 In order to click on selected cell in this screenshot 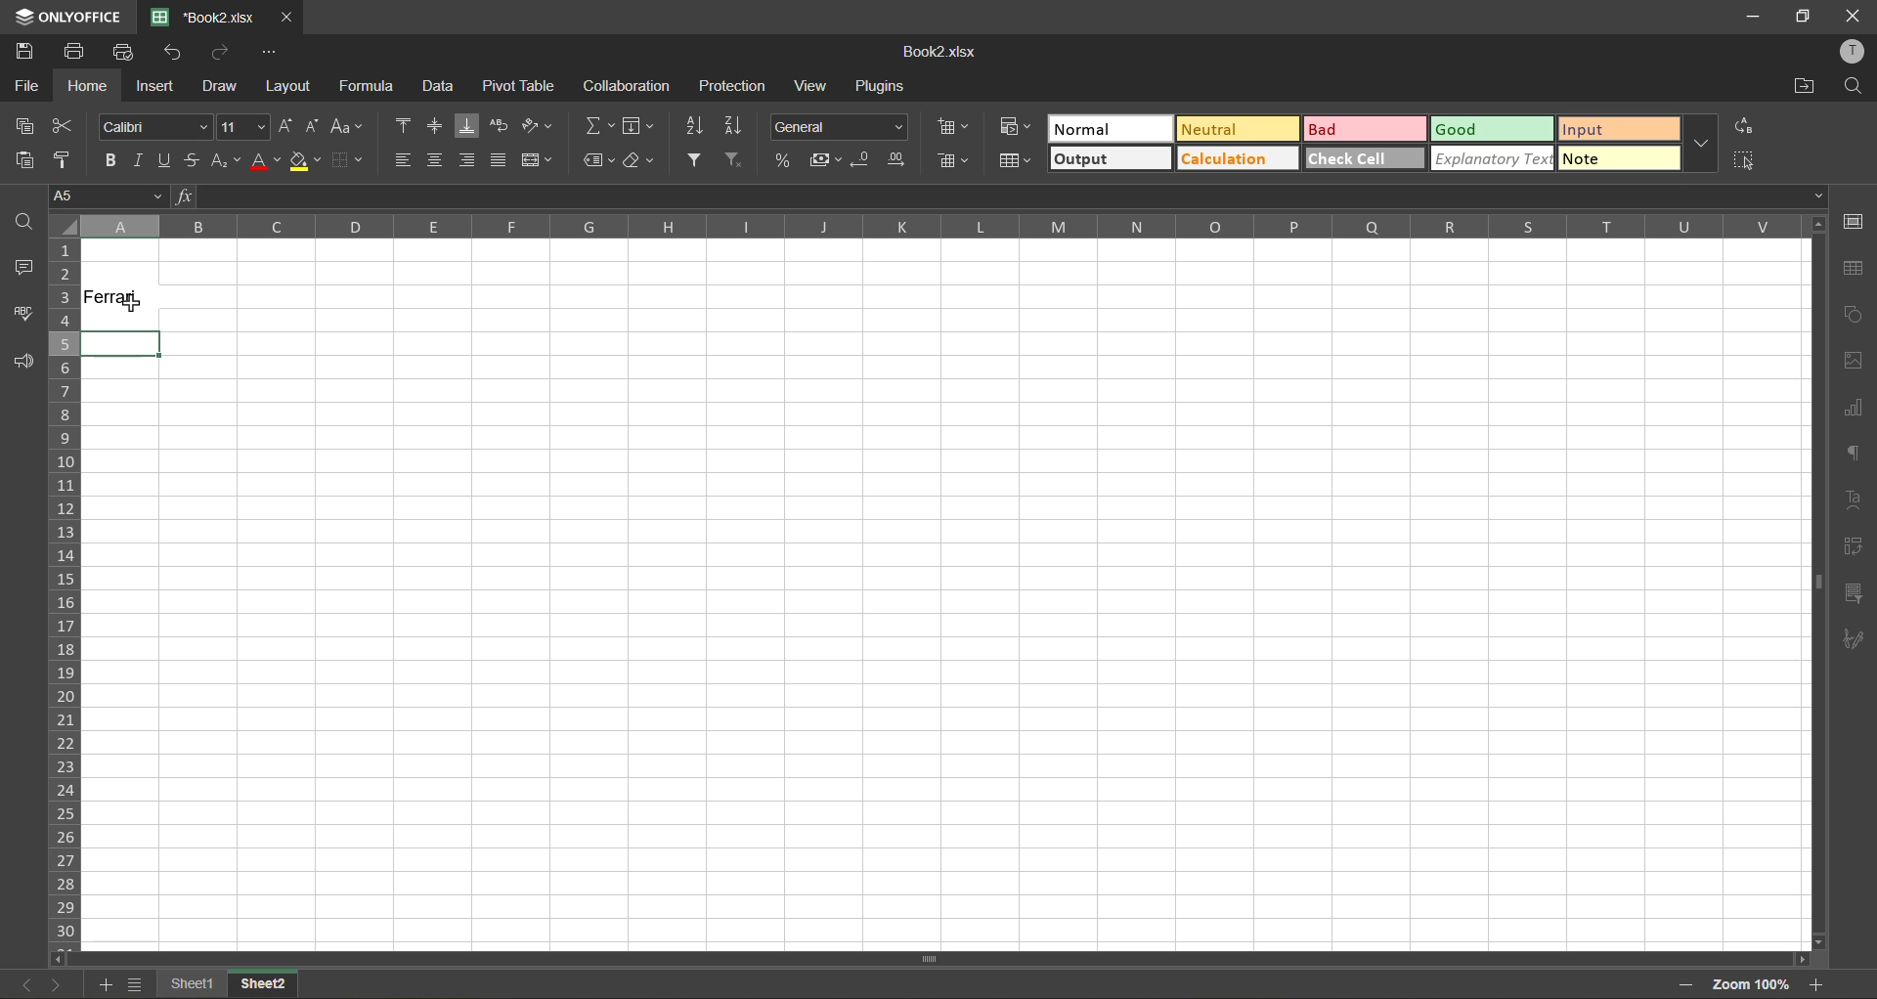, I will do `click(119, 343)`.